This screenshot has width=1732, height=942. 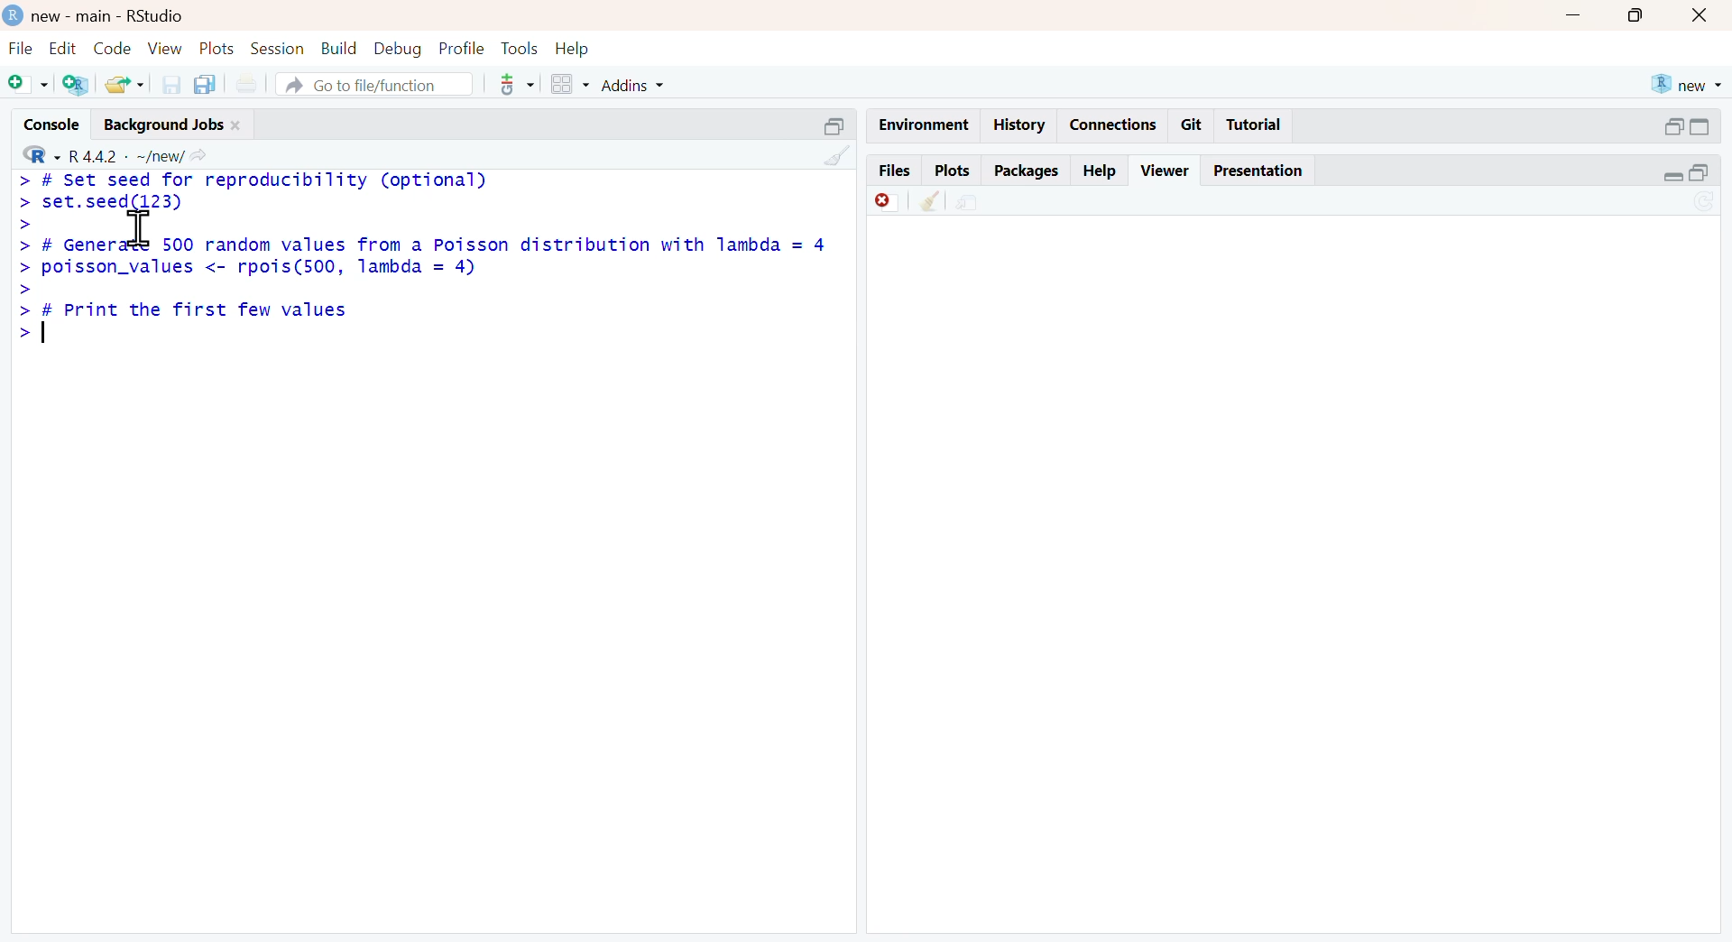 I want to click on view, so click(x=165, y=47).